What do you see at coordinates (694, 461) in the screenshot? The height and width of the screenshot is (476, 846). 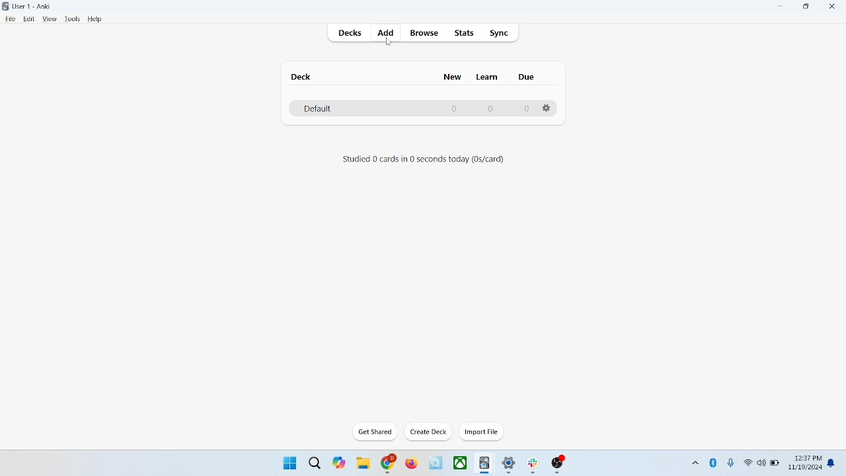 I see `show hidden icons` at bounding box center [694, 461].